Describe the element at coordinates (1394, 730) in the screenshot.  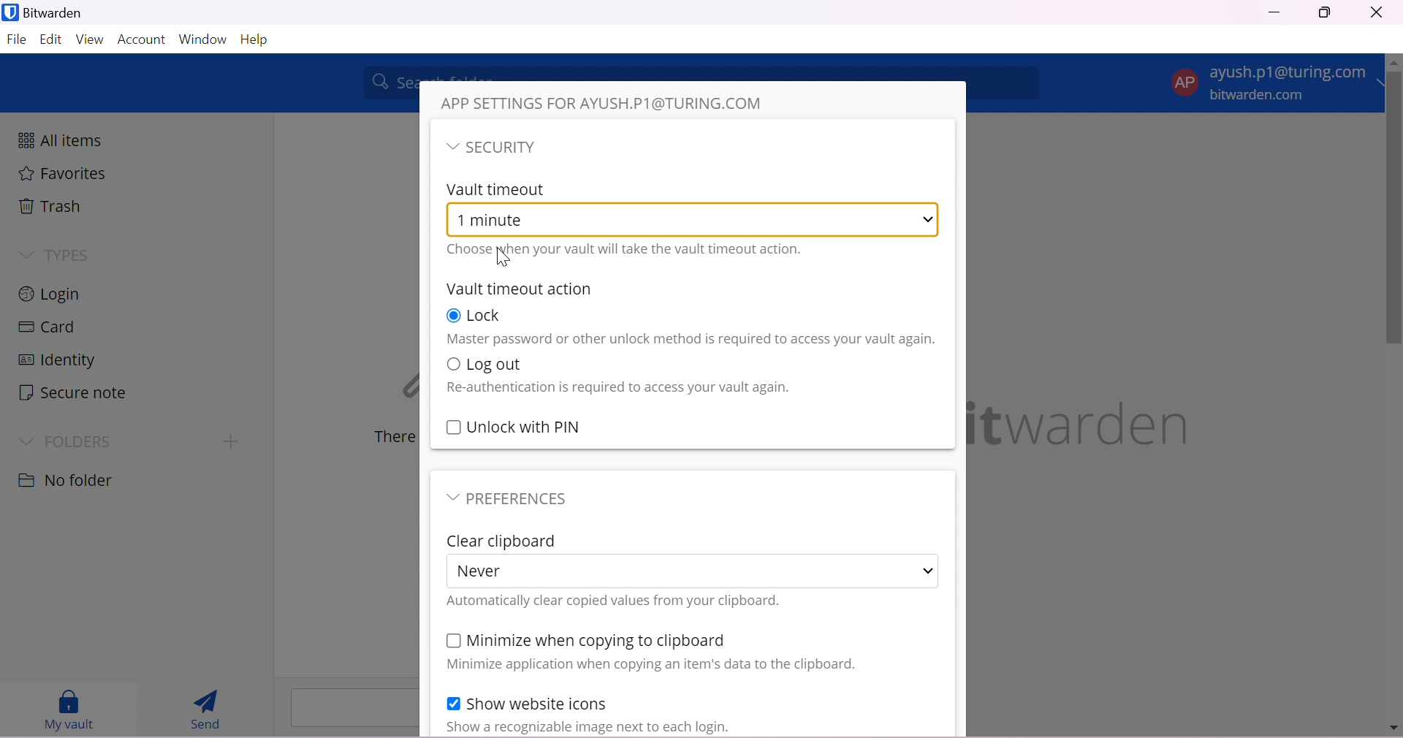
I see `move down` at that location.